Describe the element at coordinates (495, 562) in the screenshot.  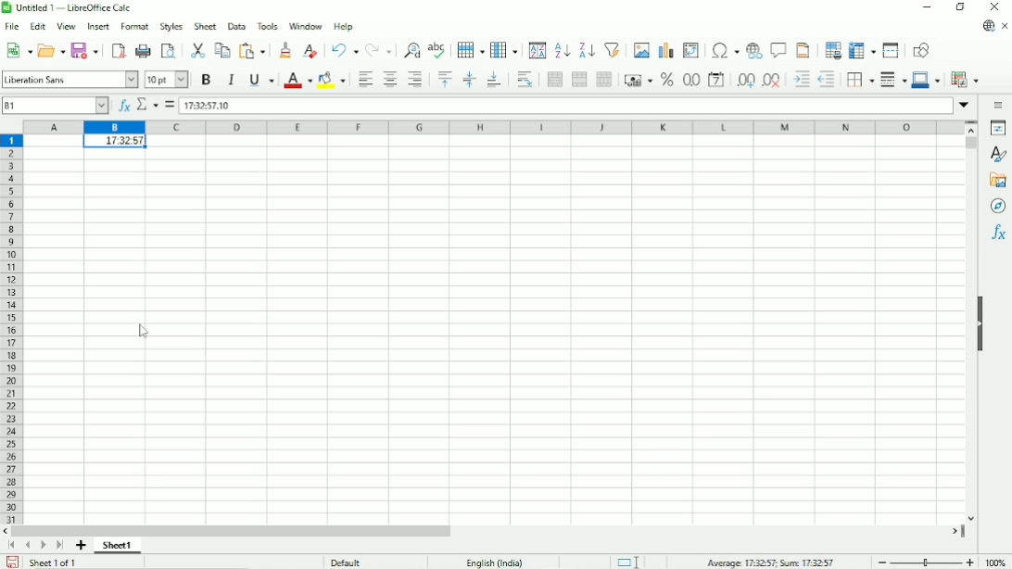
I see `Text language` at that location.